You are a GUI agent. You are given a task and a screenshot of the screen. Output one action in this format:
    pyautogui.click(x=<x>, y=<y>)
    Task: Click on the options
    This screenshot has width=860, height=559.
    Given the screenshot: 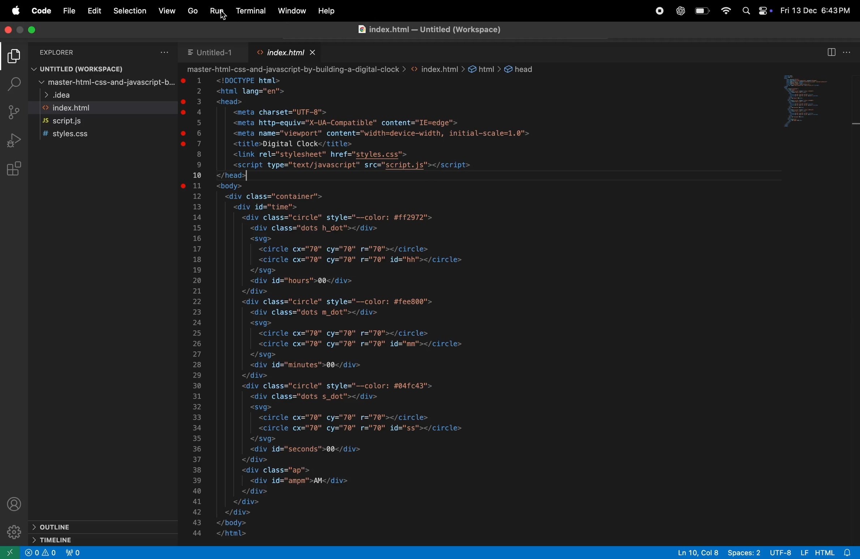 What is the action you would take?
    pyautogui.click(x=162, y=53)
    